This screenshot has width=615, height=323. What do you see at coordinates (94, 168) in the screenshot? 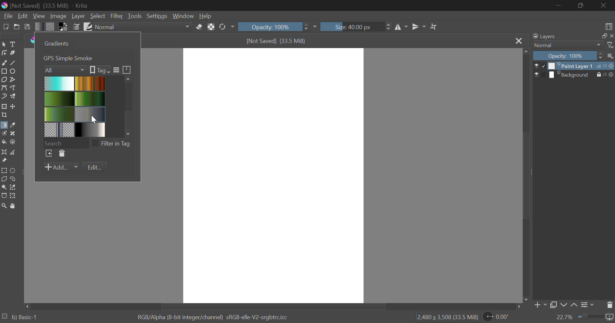
I see `Edit...` at bounding box center [94, 168].